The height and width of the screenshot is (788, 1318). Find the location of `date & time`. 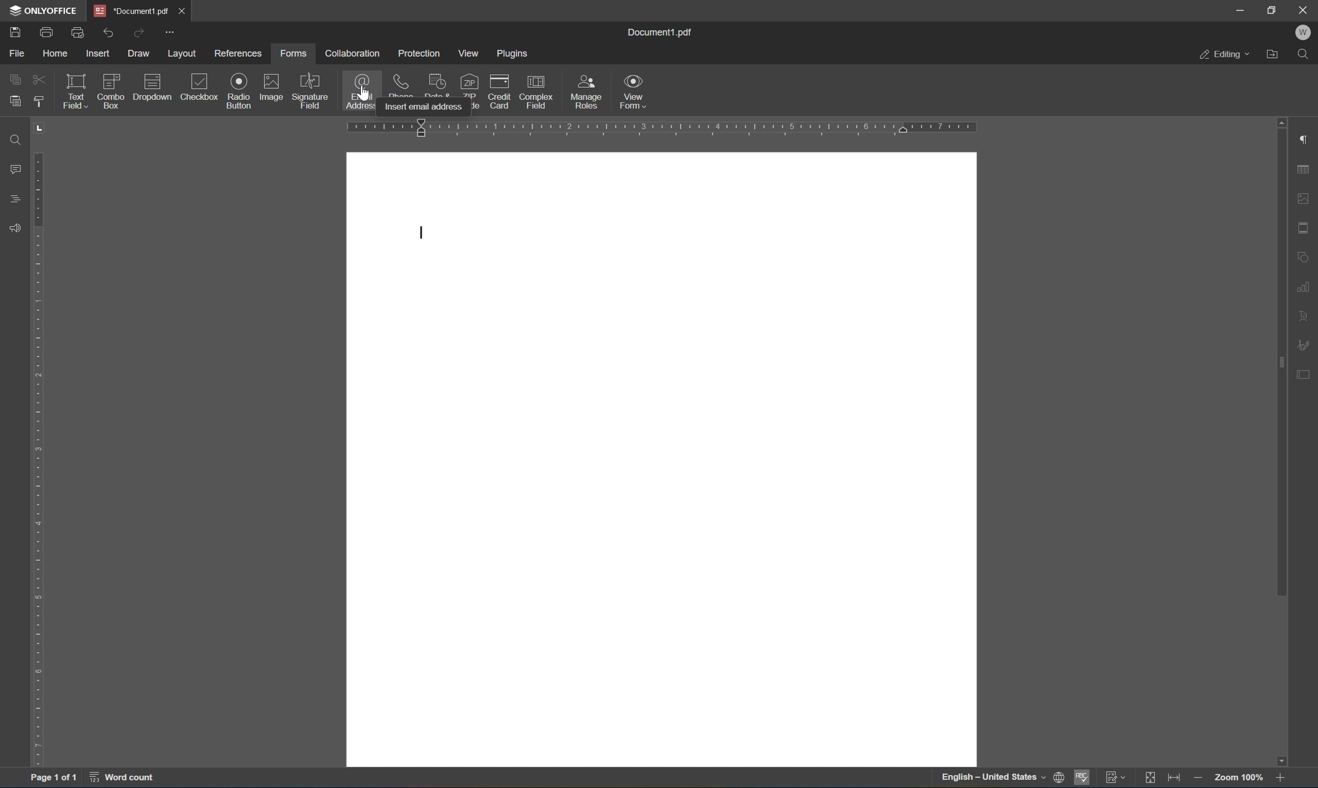

date & time is located at coordinates (437, 82).